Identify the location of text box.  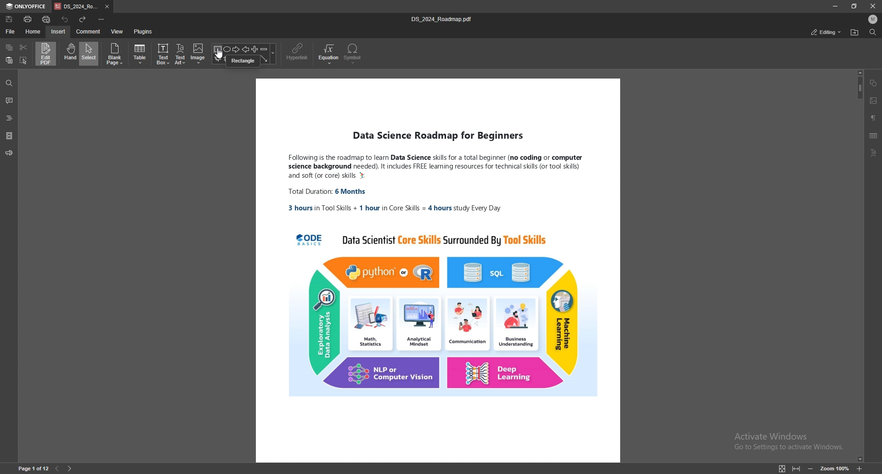
(164, 54).